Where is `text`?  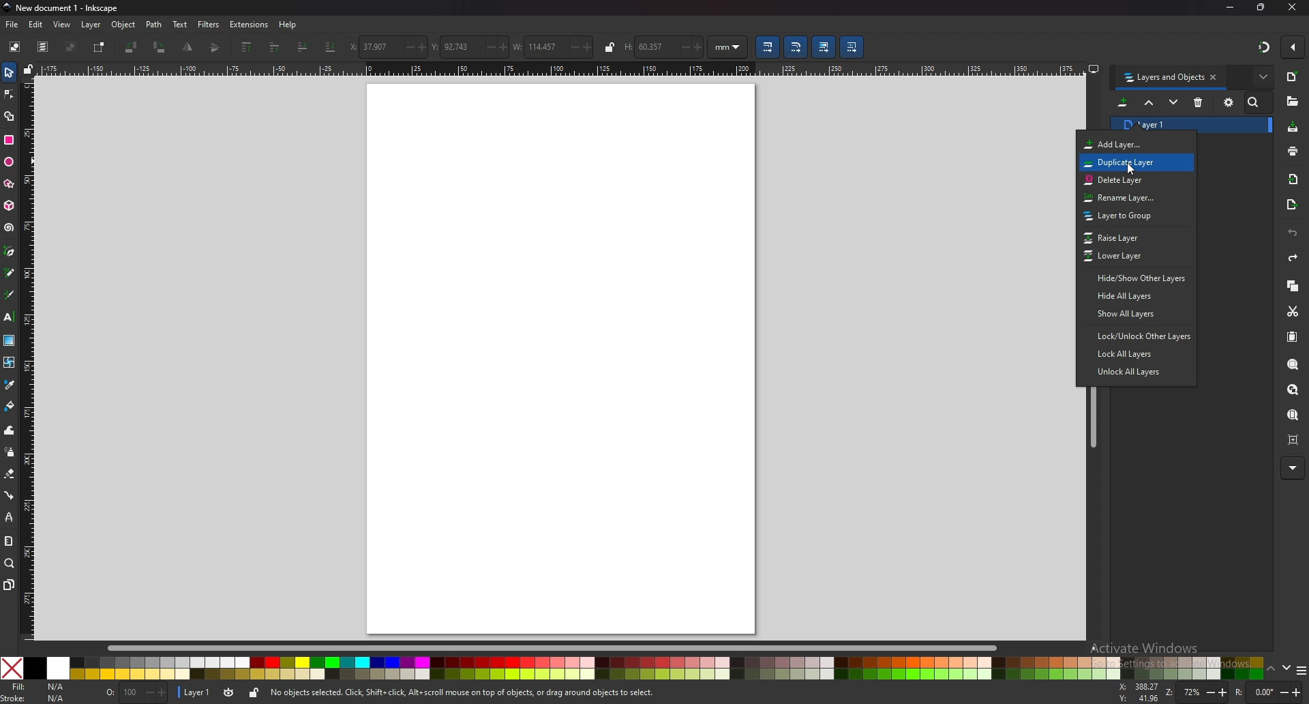
text is located at coordinates (181, 25).